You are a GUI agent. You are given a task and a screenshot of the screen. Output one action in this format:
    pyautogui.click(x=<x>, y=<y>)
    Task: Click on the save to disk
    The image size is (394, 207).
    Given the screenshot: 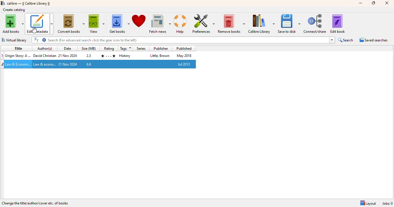 What is the action you would take?
    pyautogui.click(x=289, y=23)
    